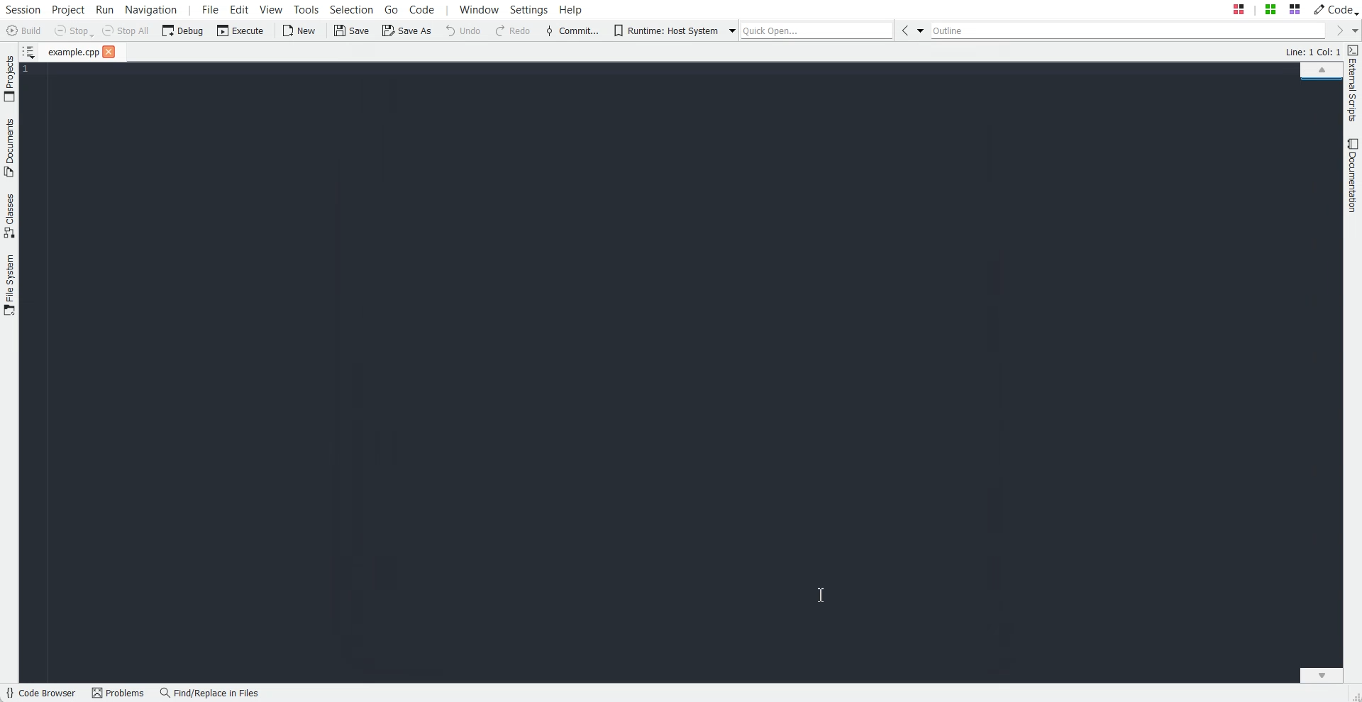 Image resolution: width=1362 pixels, height=702 pixels. I want to click on Runtime: Host System, so click(664, 30).